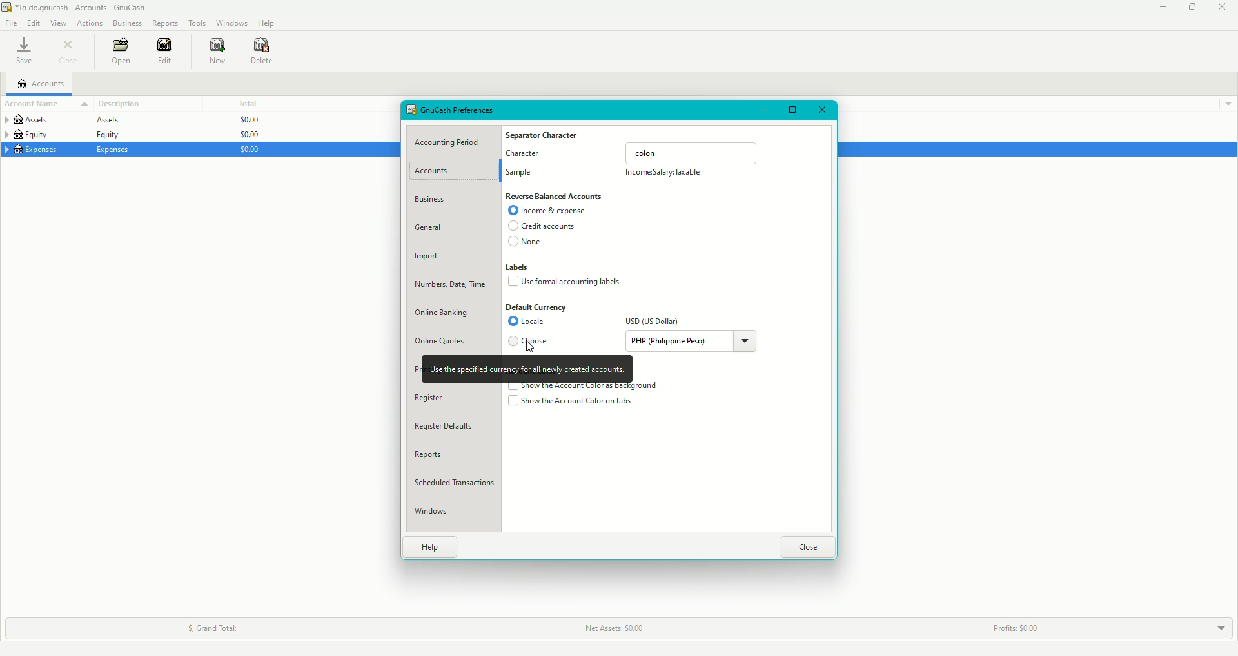  What do you see at coordinates (665, 173) in the screenshot?
I see `Income:Salary:Taxable` at bounding box center [665, 173].